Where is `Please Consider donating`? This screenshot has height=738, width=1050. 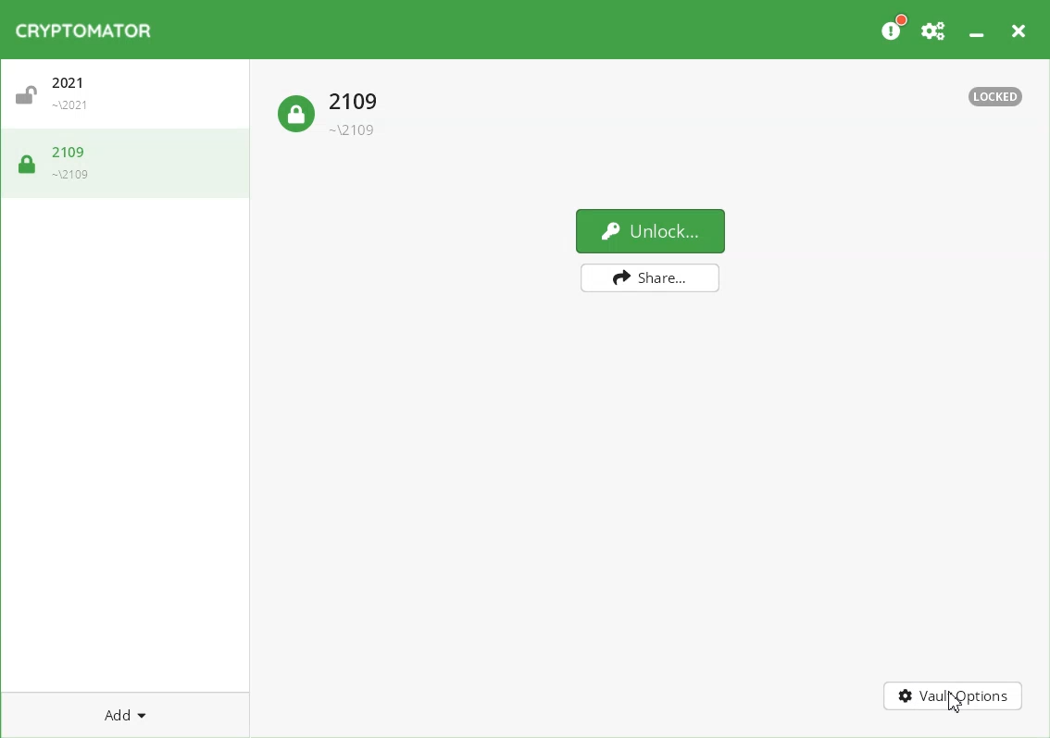 Please Consider donating is located at coordinates (894, 29).